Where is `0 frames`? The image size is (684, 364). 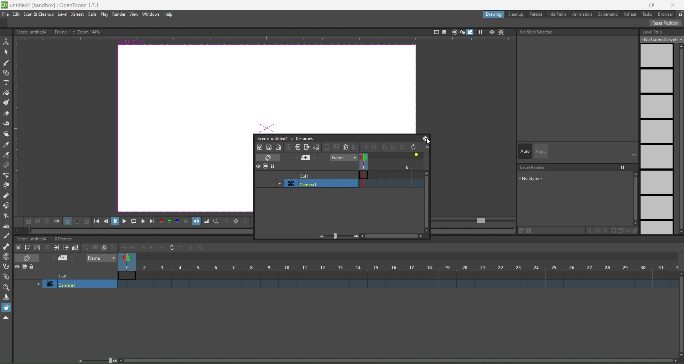
0 frames is located at coordinates (66, 239).